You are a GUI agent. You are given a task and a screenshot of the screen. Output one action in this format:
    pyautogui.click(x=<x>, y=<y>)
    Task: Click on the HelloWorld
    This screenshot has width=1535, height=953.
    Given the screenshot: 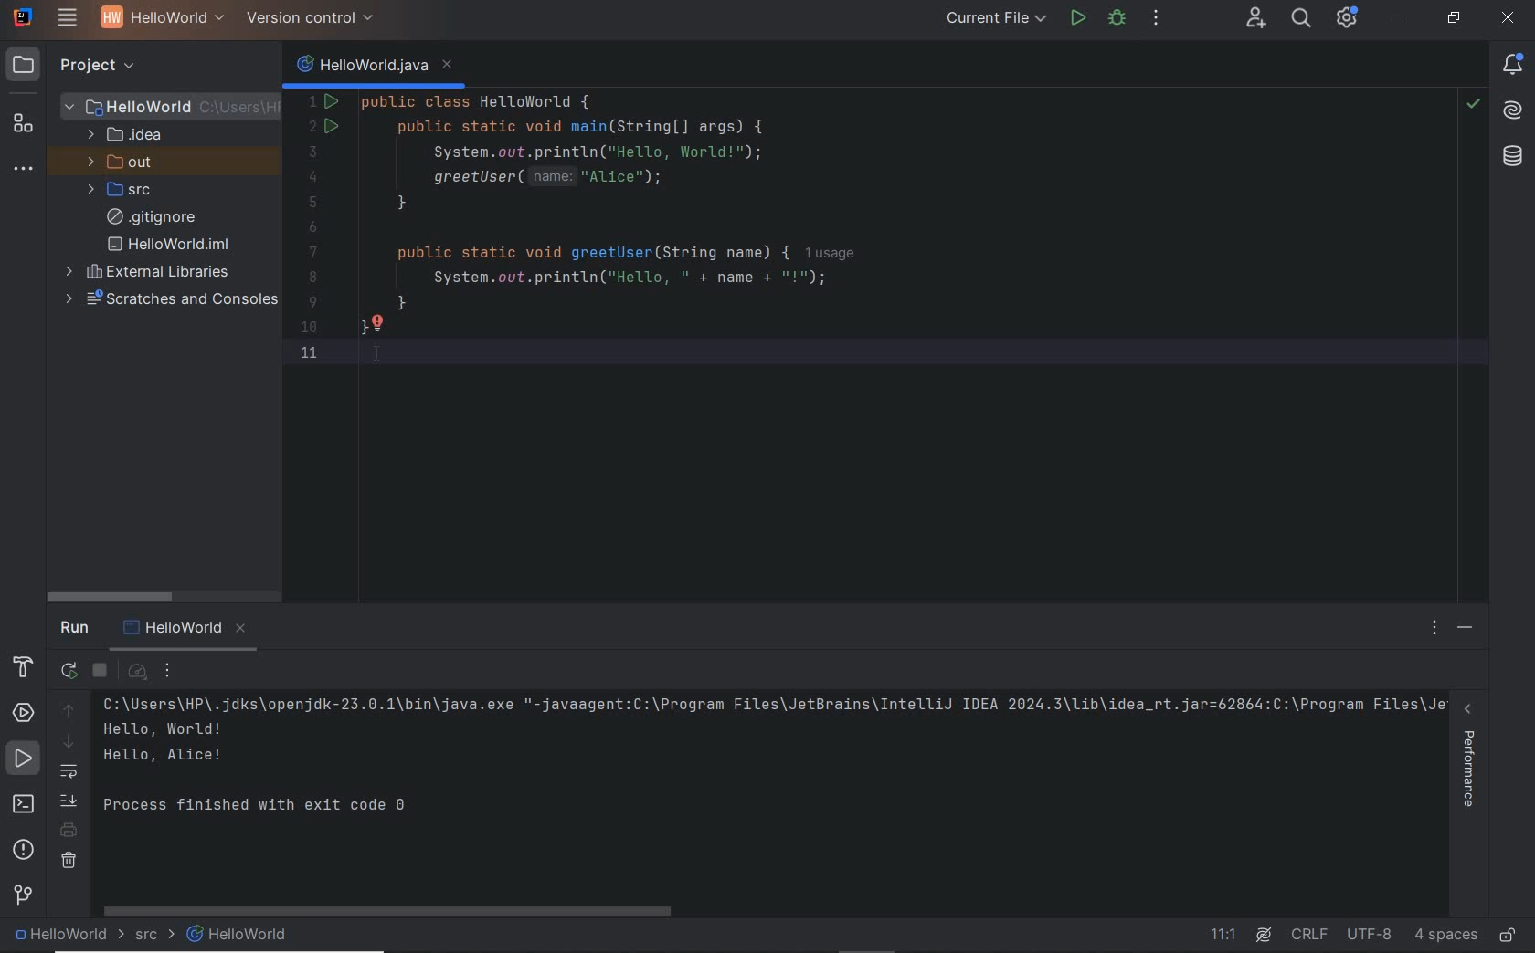 What is the action you would take?
    pyautogui.click(x=238, y=934)
    